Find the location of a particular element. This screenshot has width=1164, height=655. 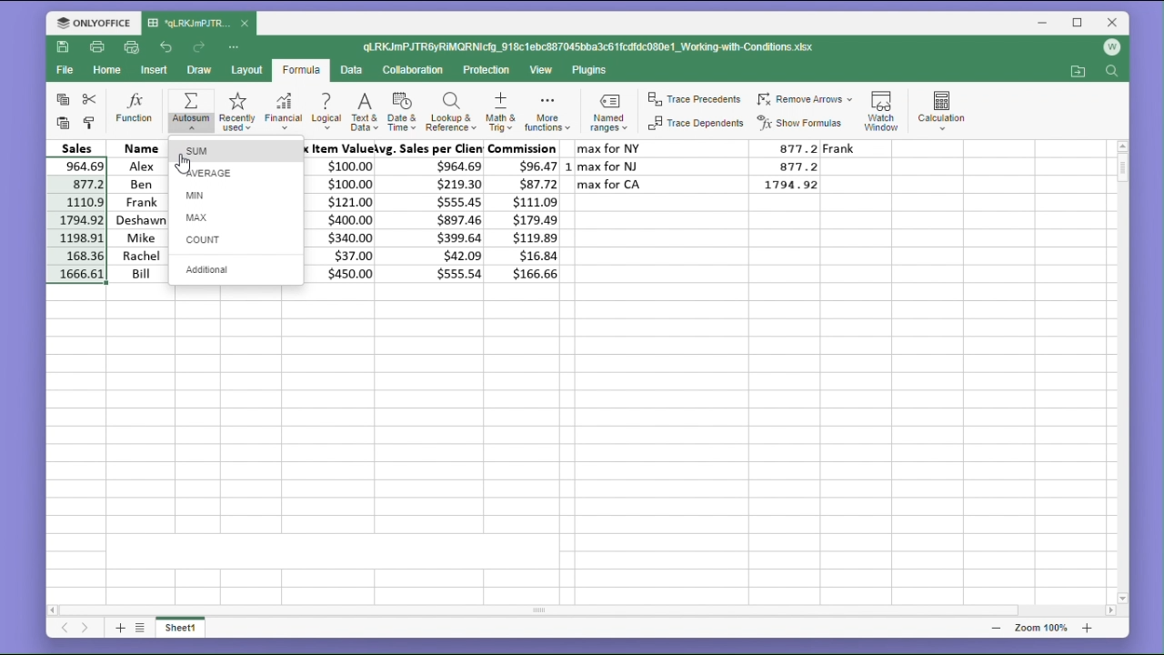

format painter is located at coordinates (91, 122).